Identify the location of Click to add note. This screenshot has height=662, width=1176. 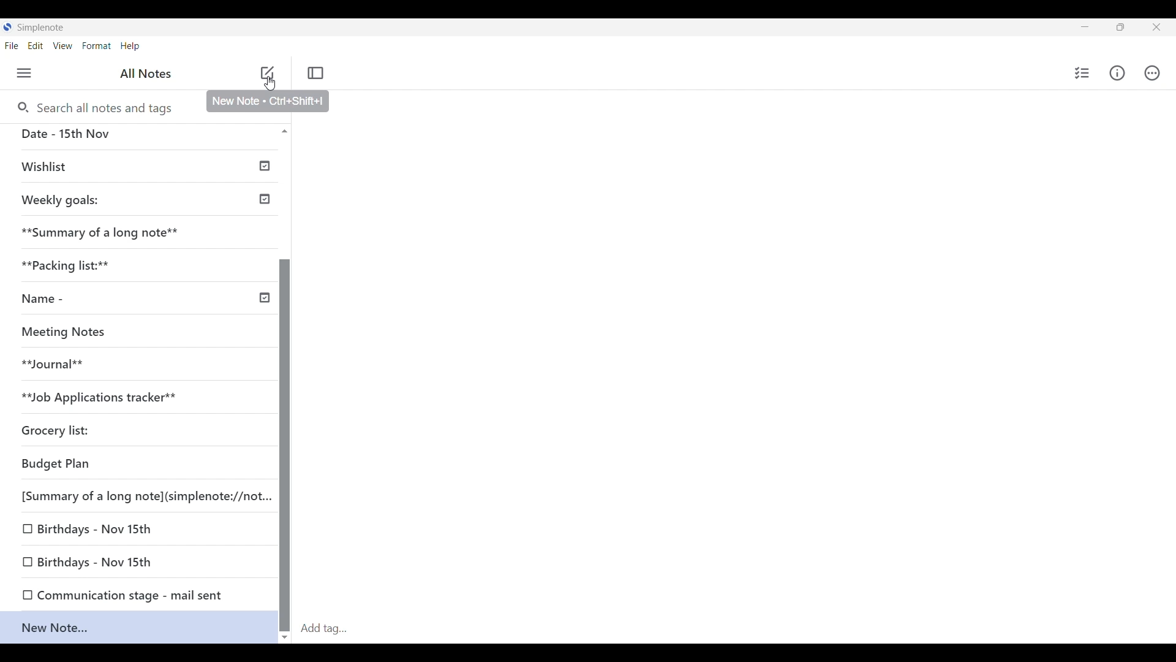
(268, 72).